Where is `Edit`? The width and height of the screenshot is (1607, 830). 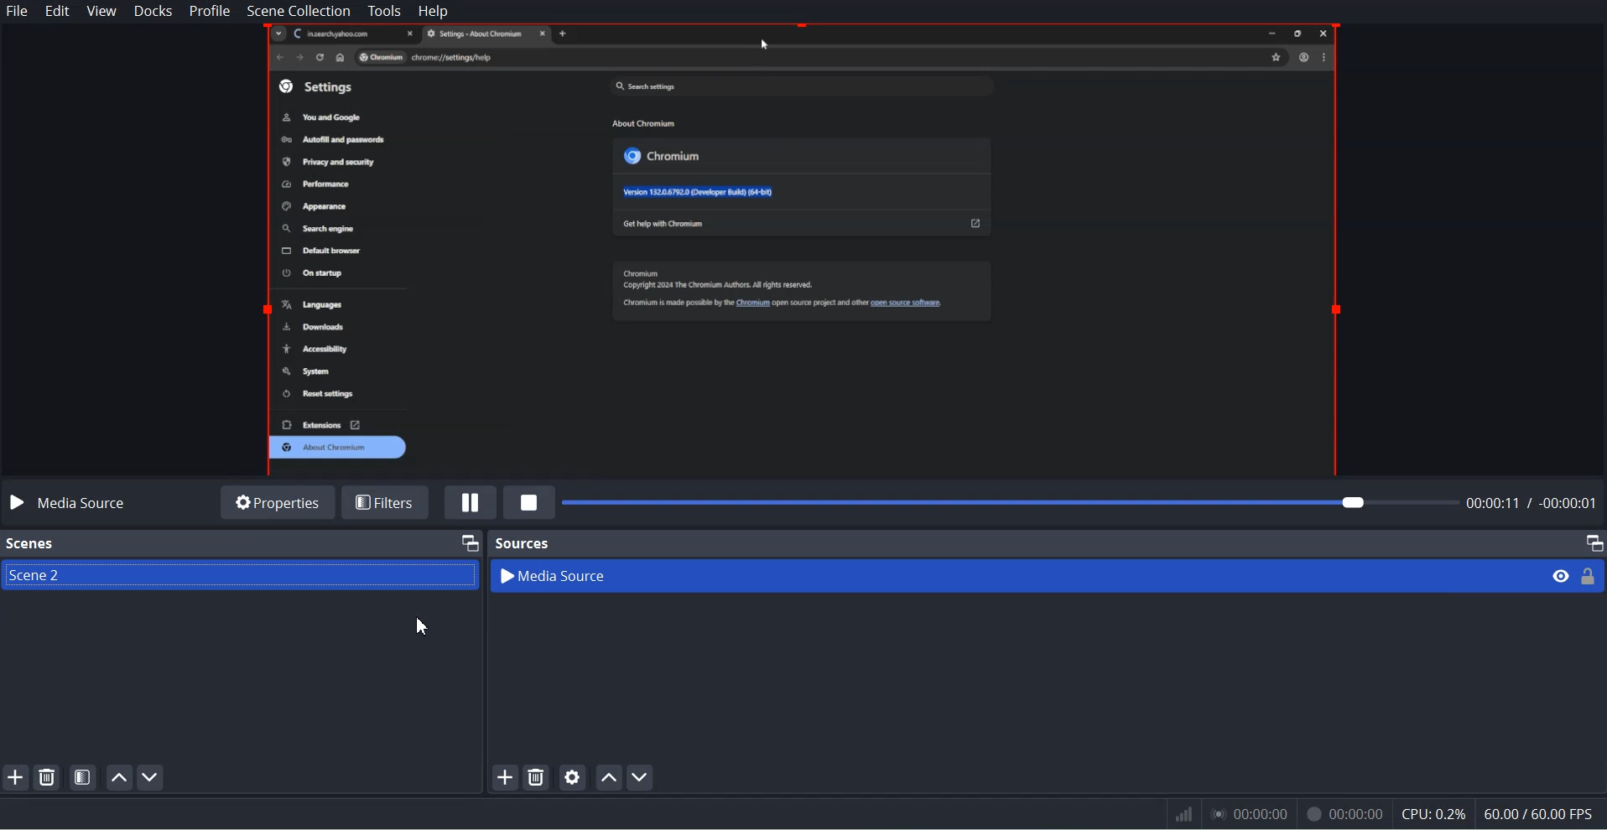
Edit is located at coordinates (55, 11).